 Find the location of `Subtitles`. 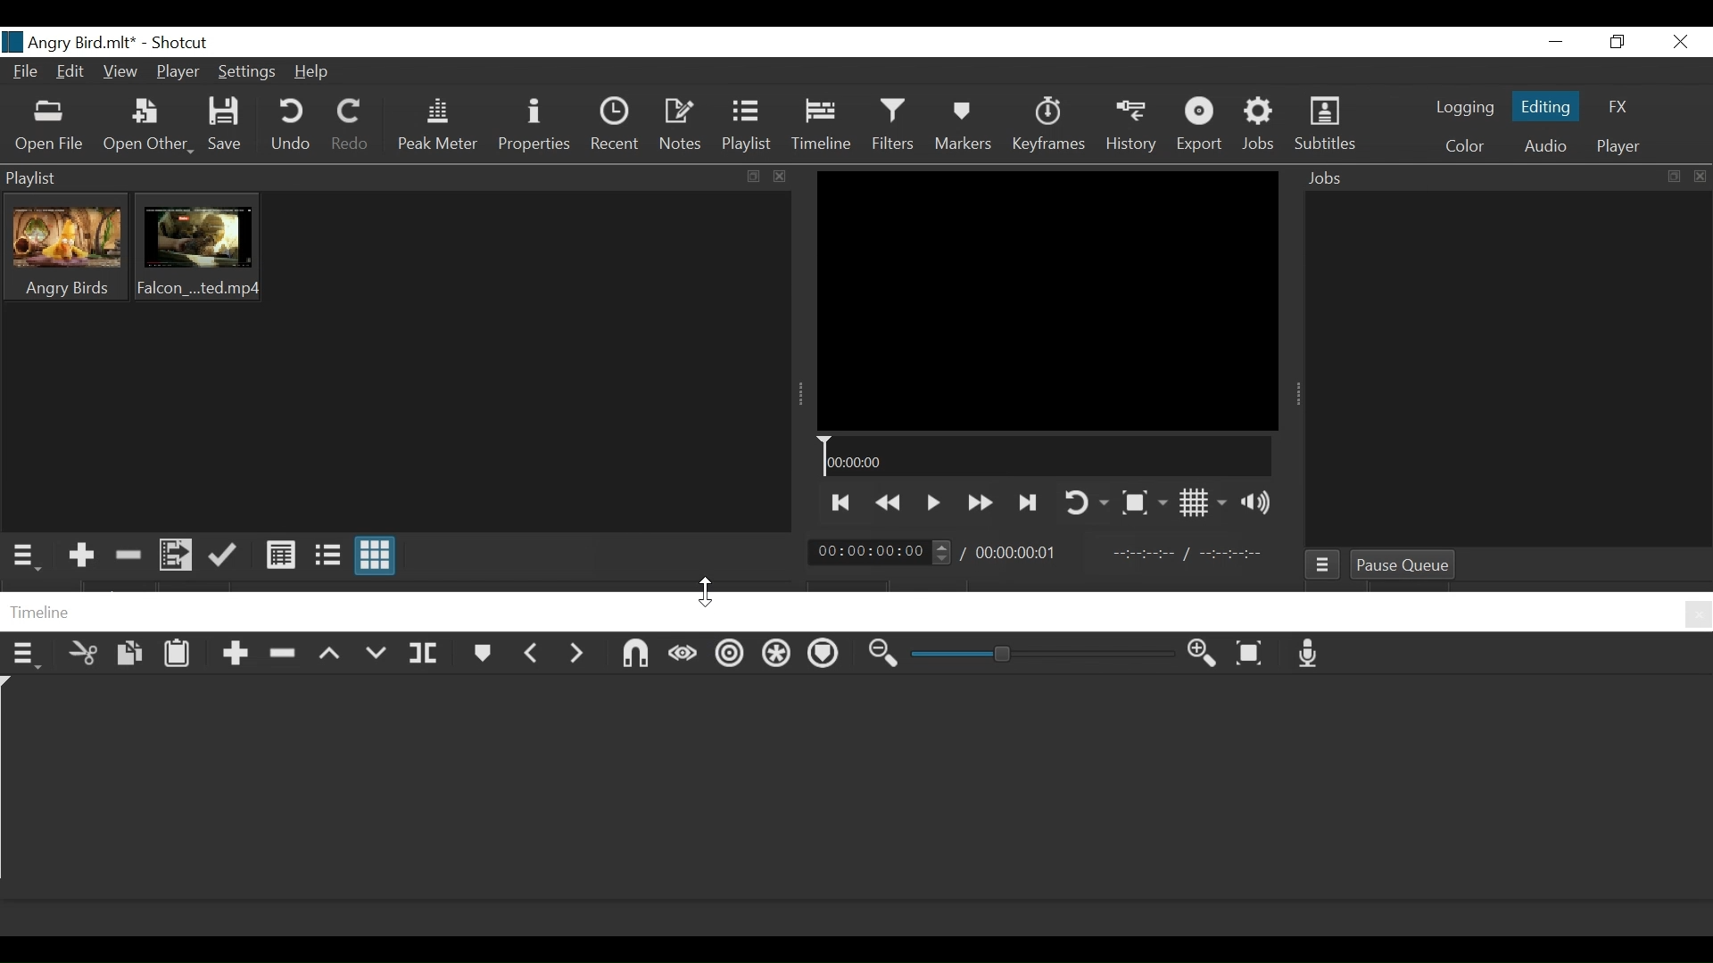

Subtitles is located at coordinates (1328, 125).